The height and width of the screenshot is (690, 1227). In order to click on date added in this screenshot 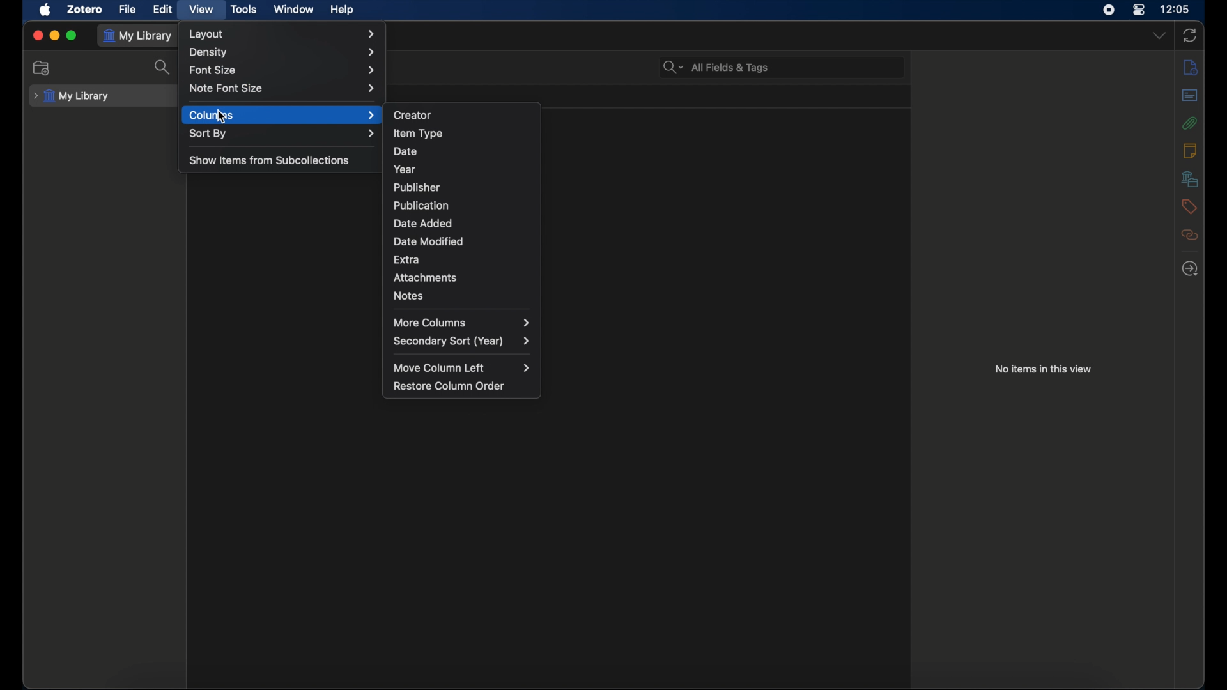, I will do `click(422, 224)`.